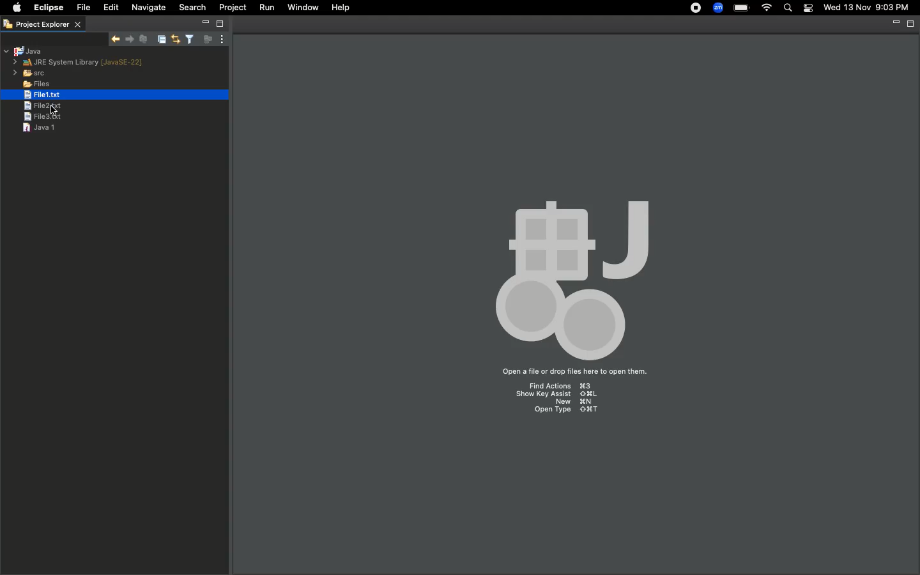 The width and height of the screenshot is (920, 575). Describe the element at coordinates (909, 25) in the screenshot. I see `Maximize` at that location.